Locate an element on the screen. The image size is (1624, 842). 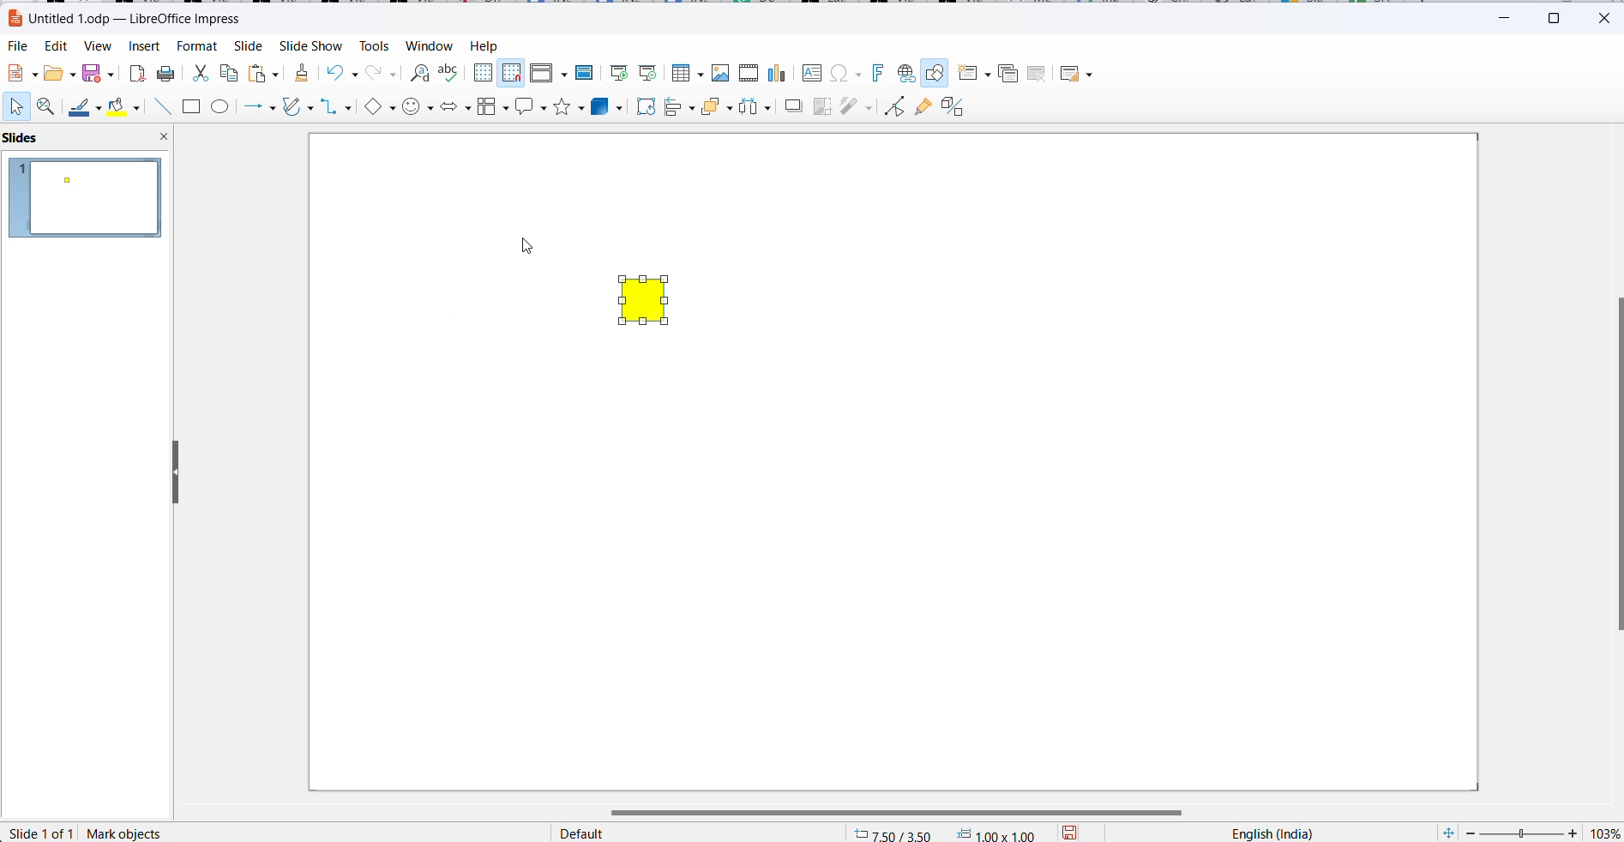
Insert text is located at coordinates (813, 72).